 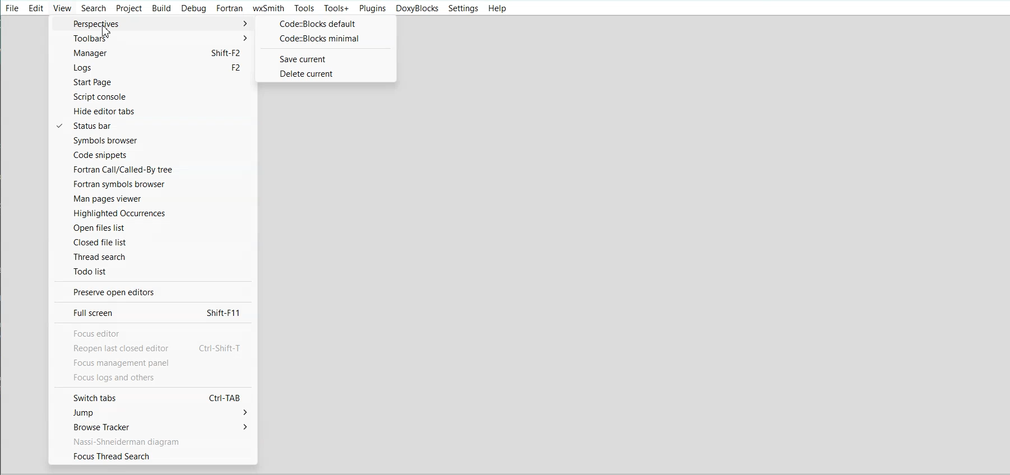 What do you see at coordinates (326, 58) in the screenshot?
I see `Save current` at bounding box center [326, 58].